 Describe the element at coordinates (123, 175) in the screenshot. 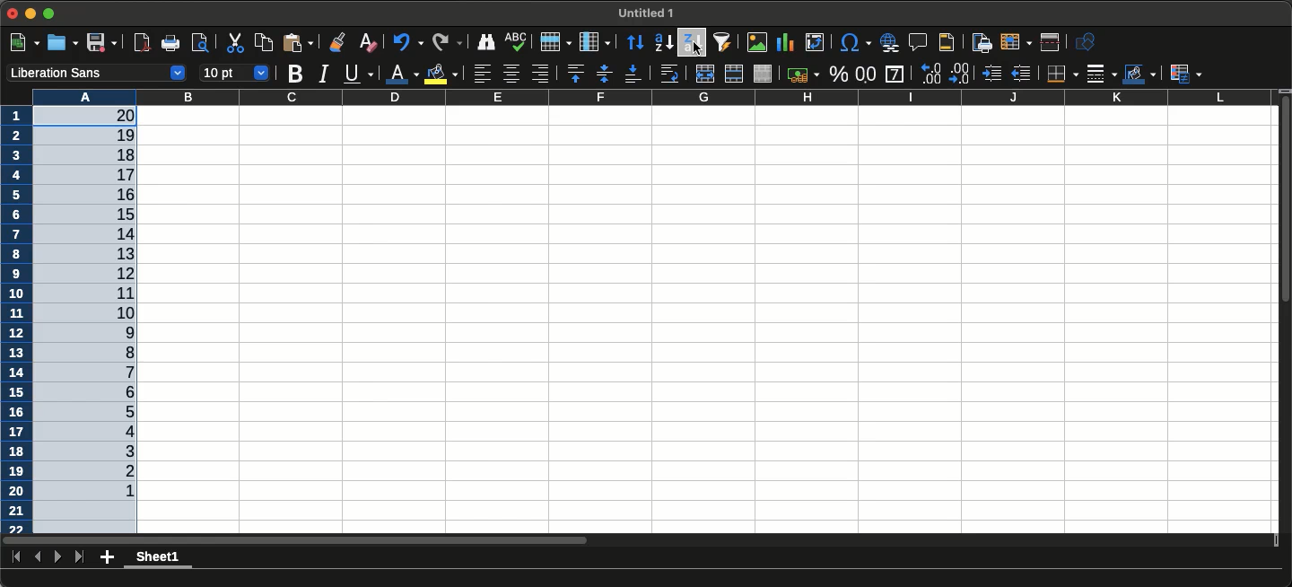

I see `4` at that location.